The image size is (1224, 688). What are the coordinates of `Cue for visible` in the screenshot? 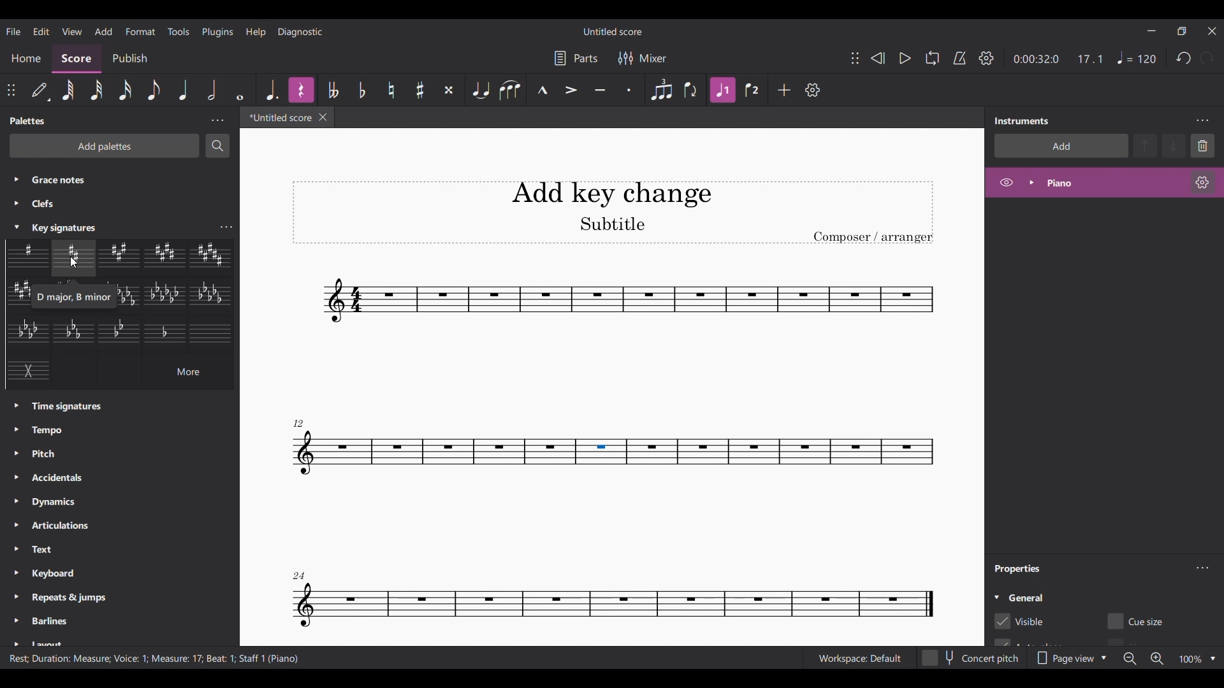 It's located at (1019, 622).